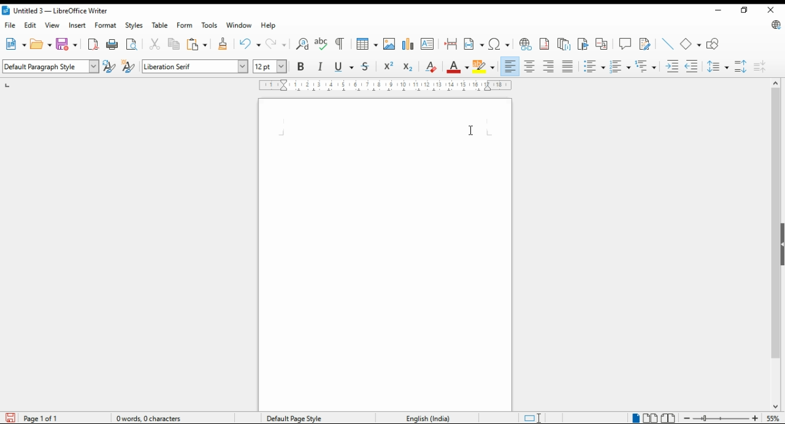 The width and height of the screenshot is (785, 424). What do you see at coordinates (719, 418) in the screenshot?
I see `zoom in/zoom out slider` at bounding box center [719, 418].